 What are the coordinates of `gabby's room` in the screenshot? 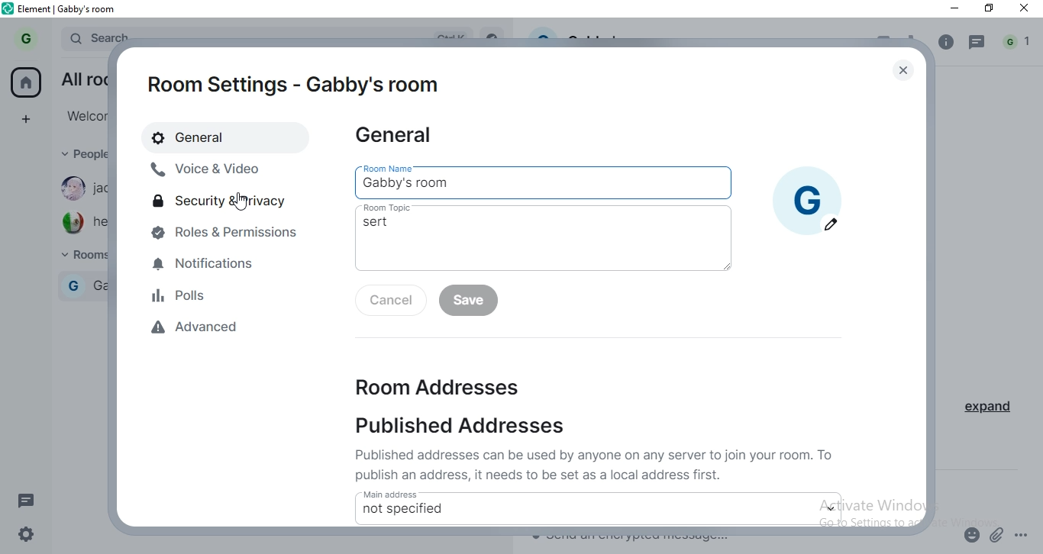 It's located at (405, 185).